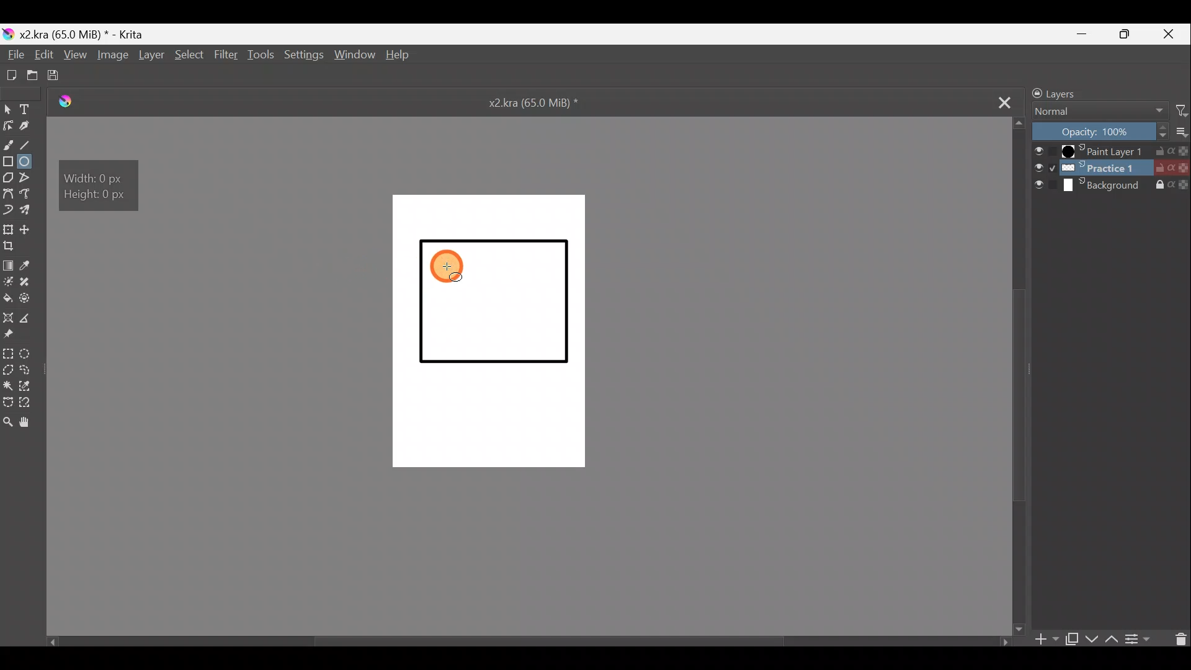  What do you see at coordinates (7, 426) in the screenshot?
I see `Zoom tool` at bounding box center [7, 426].